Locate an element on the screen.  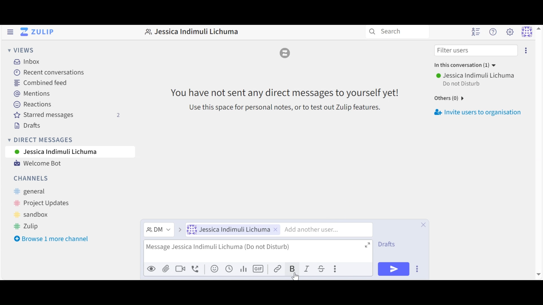
Starred messages is located at coordinates (67, 115).